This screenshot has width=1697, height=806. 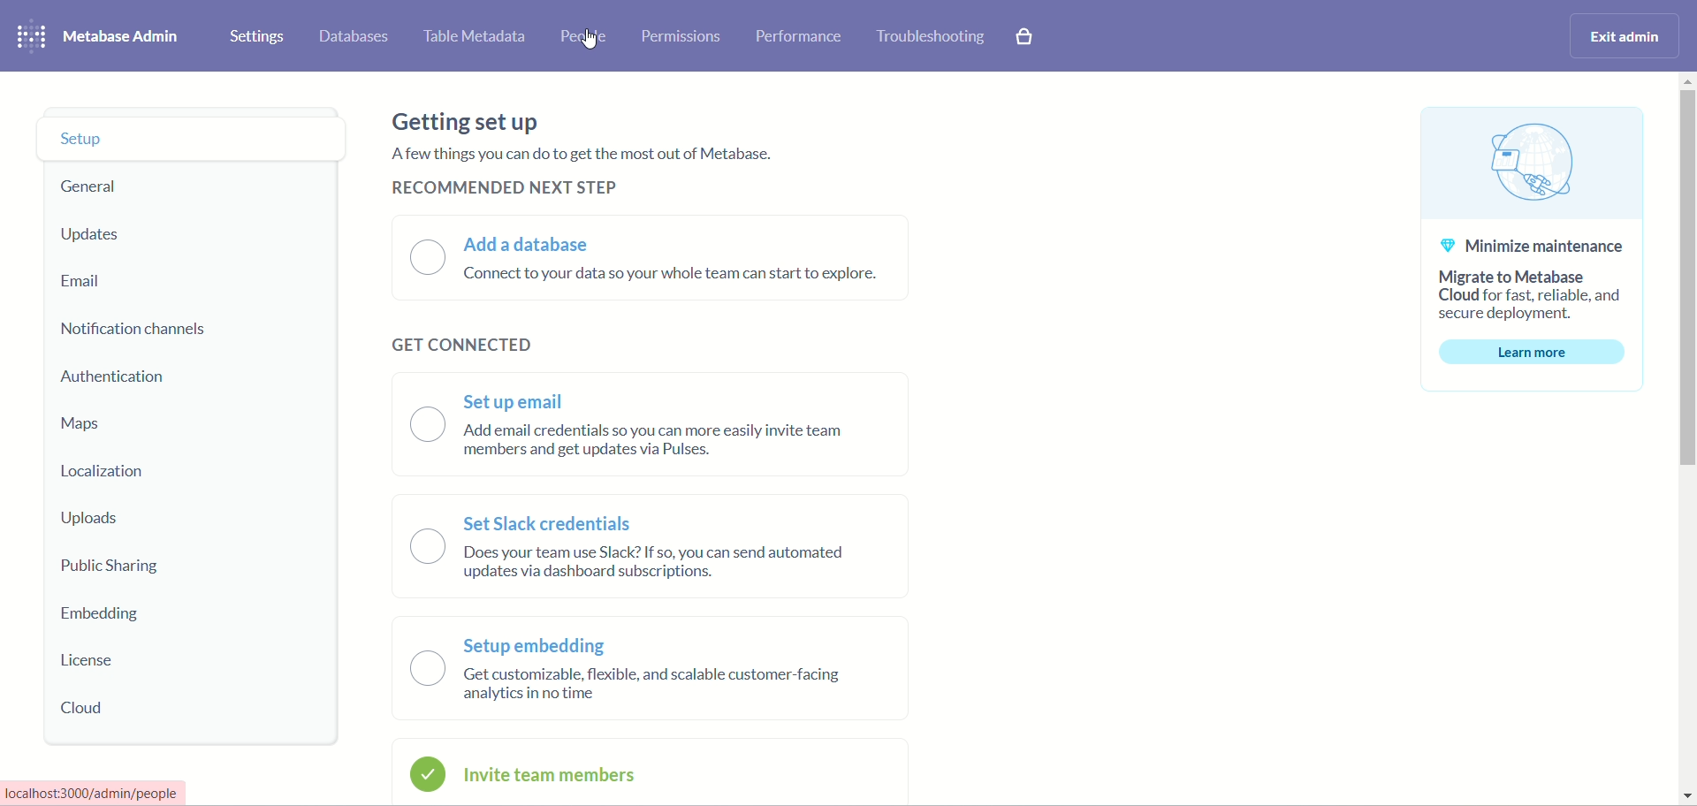 What do you see at coordinates (657, 568) in the screenshot?
I see `text` at bounding box center [657, 568].